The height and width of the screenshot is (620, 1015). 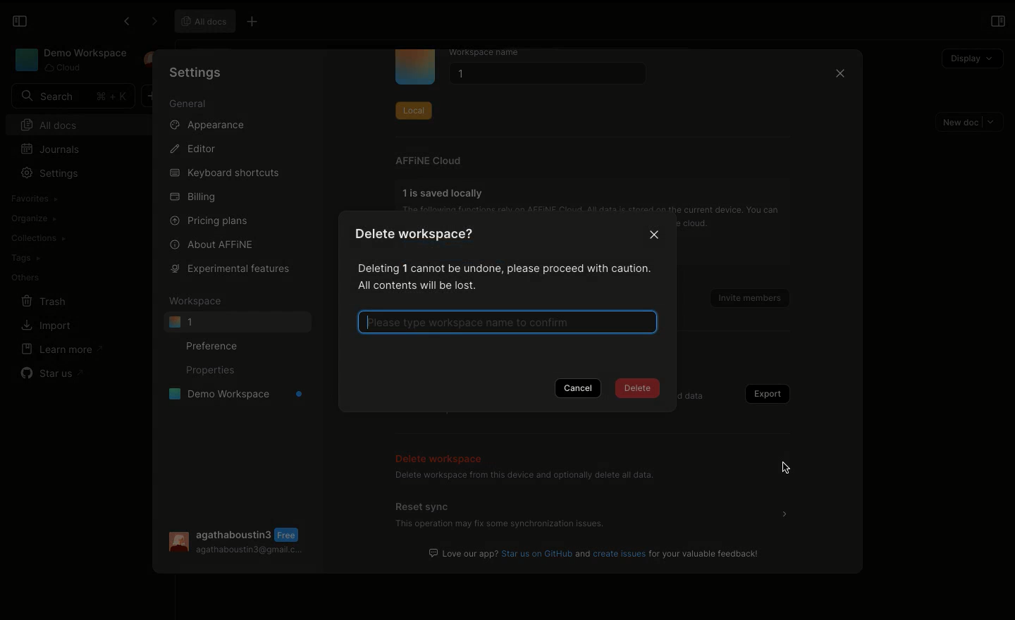 What do you see at coordinates (445, 192) in the screenshot?
I see `1 is saved locally` at bounding box center [445, 192].